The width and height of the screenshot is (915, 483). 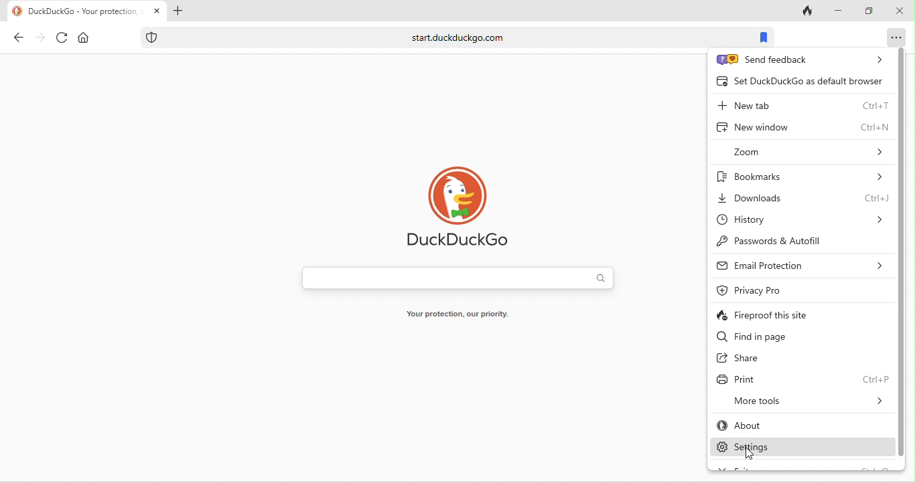 I want to click on bookmarks, so click(x=804, y=174).